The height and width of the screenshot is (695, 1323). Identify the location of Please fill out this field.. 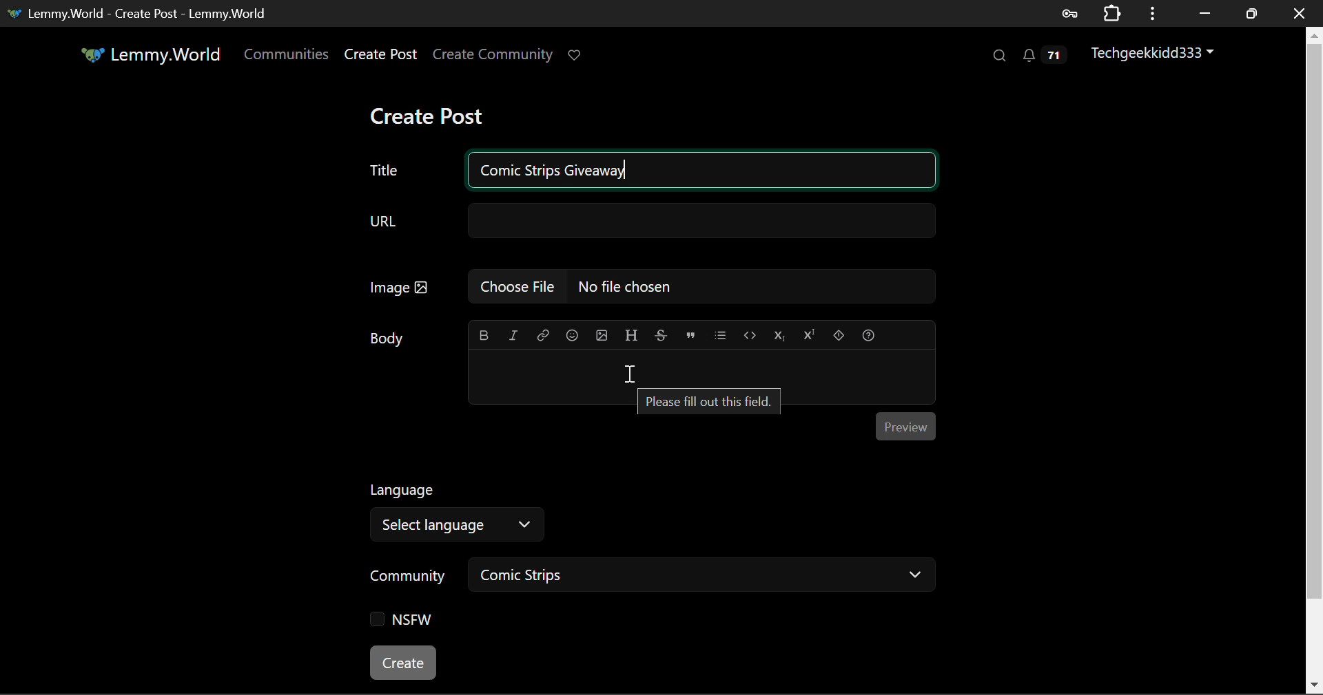
(710, 402).